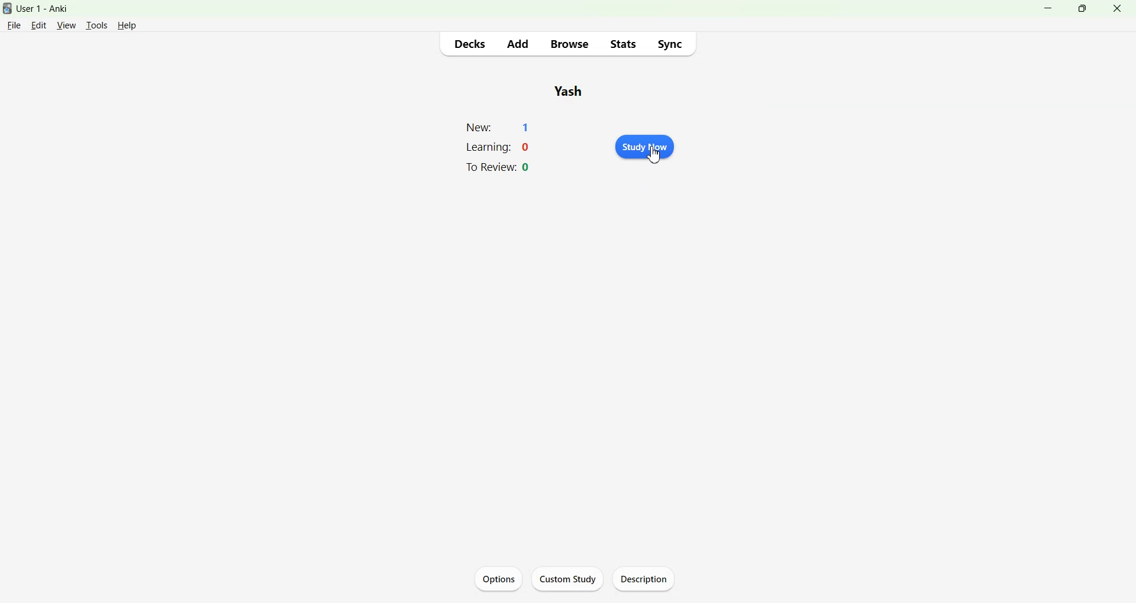 The height and width of the screenshot is (603, 1136). I want to click on User 1 - Anki, so click(50, 9).